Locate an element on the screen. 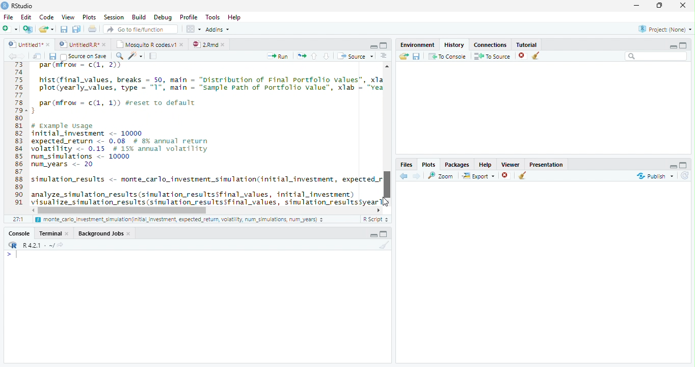 The height and width of the screenshot is (367, 695). Project: (None) is located at coordinates (663, 30).